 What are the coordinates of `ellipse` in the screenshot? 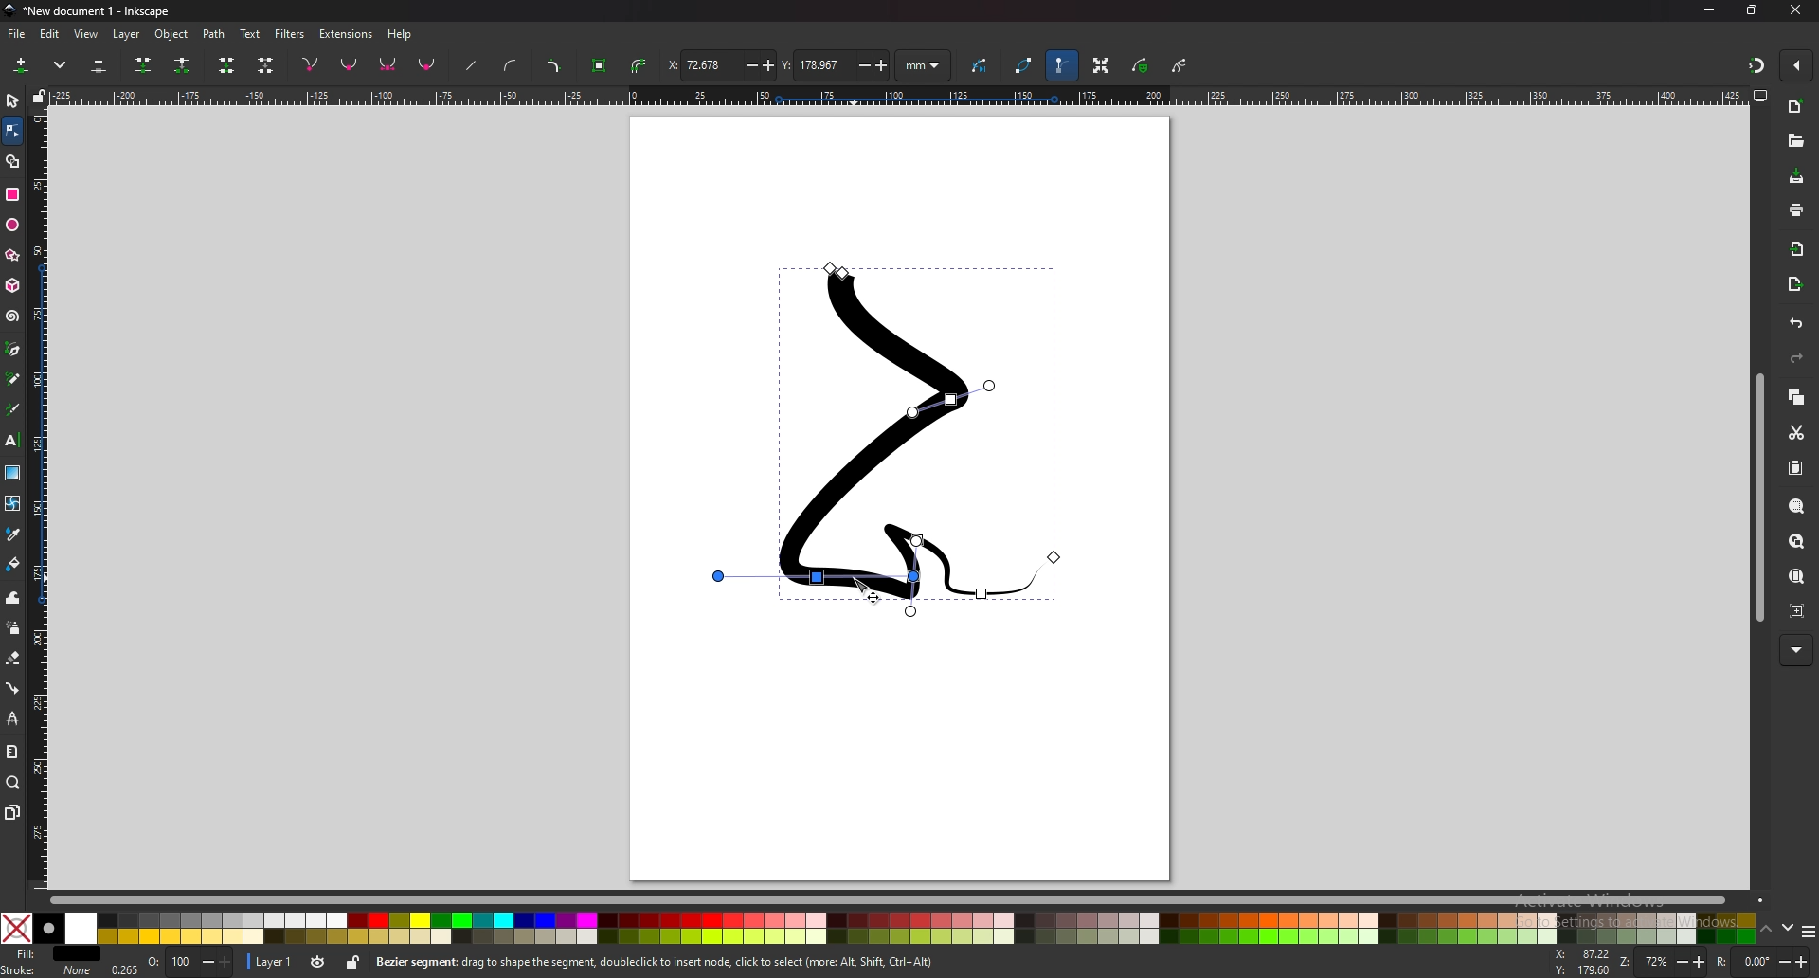 It's located at (11, 226).